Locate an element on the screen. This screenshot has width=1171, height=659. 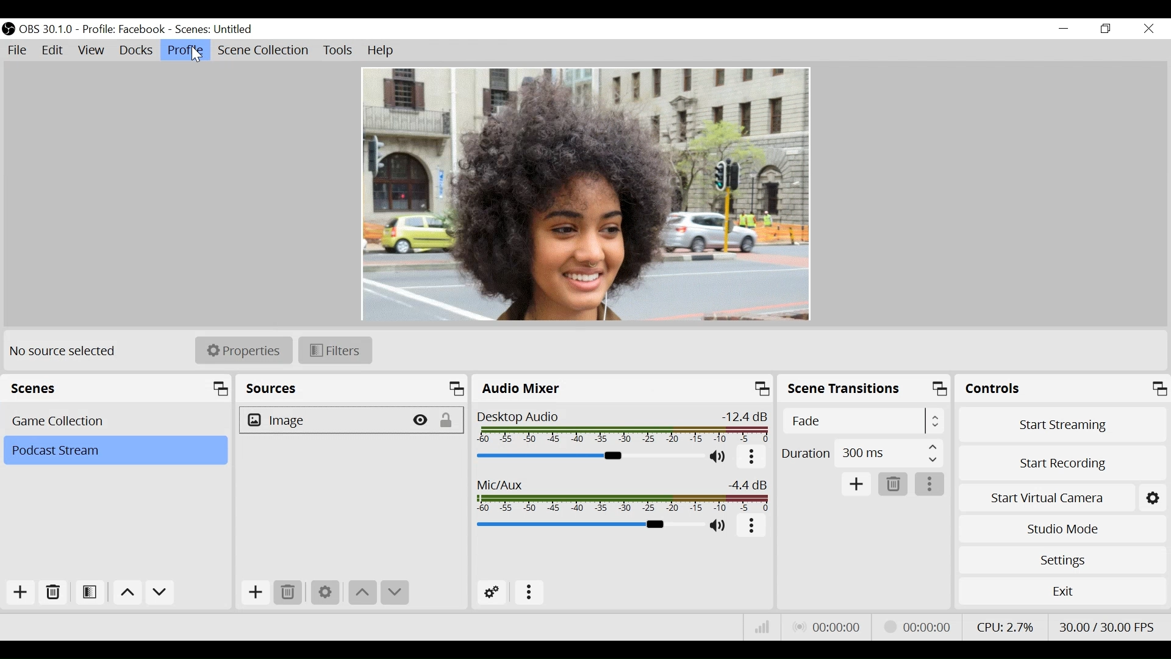
Start Streaming is located at coordinates (1064, 425).